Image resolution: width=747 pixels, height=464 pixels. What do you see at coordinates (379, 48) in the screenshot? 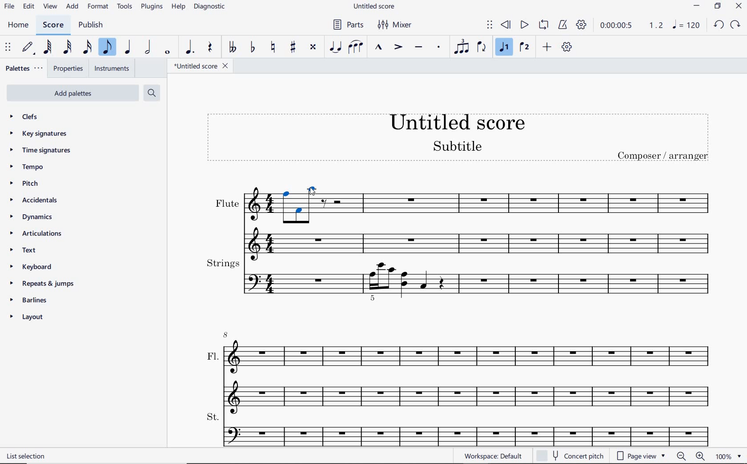
I see `MARCATO` at bounding box center [379, 48].